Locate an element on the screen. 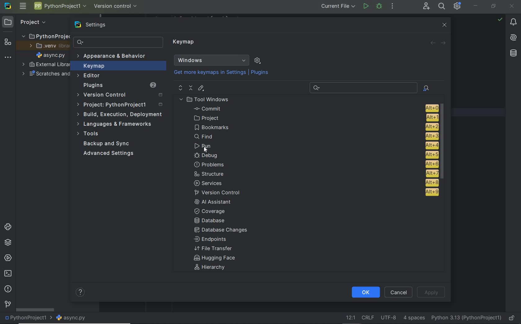 The image size is (521, 324). coverage is located at coordinates (213, 211).